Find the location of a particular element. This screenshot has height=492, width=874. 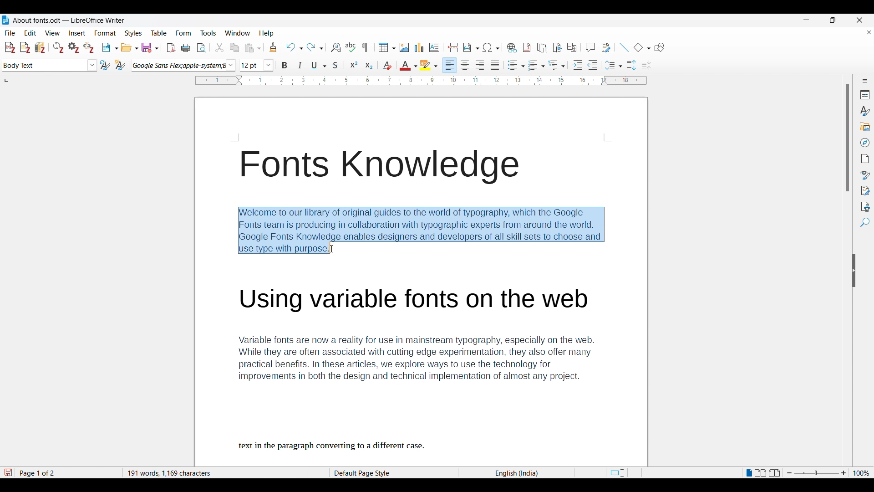

Set line spacing options is located at coordinates (614, 65).